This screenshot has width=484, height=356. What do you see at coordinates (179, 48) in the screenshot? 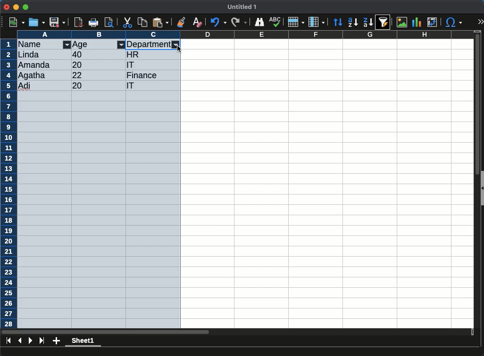
I see `cursor` at bounding box center [179, 48].